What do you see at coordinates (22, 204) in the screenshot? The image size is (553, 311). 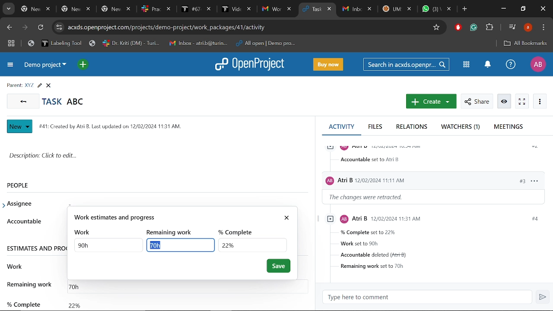 I see `assignee` at bounding box center [22, 204].